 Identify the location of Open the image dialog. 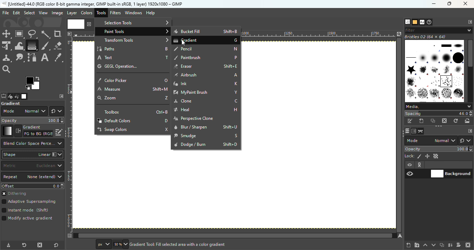
(23, 97).